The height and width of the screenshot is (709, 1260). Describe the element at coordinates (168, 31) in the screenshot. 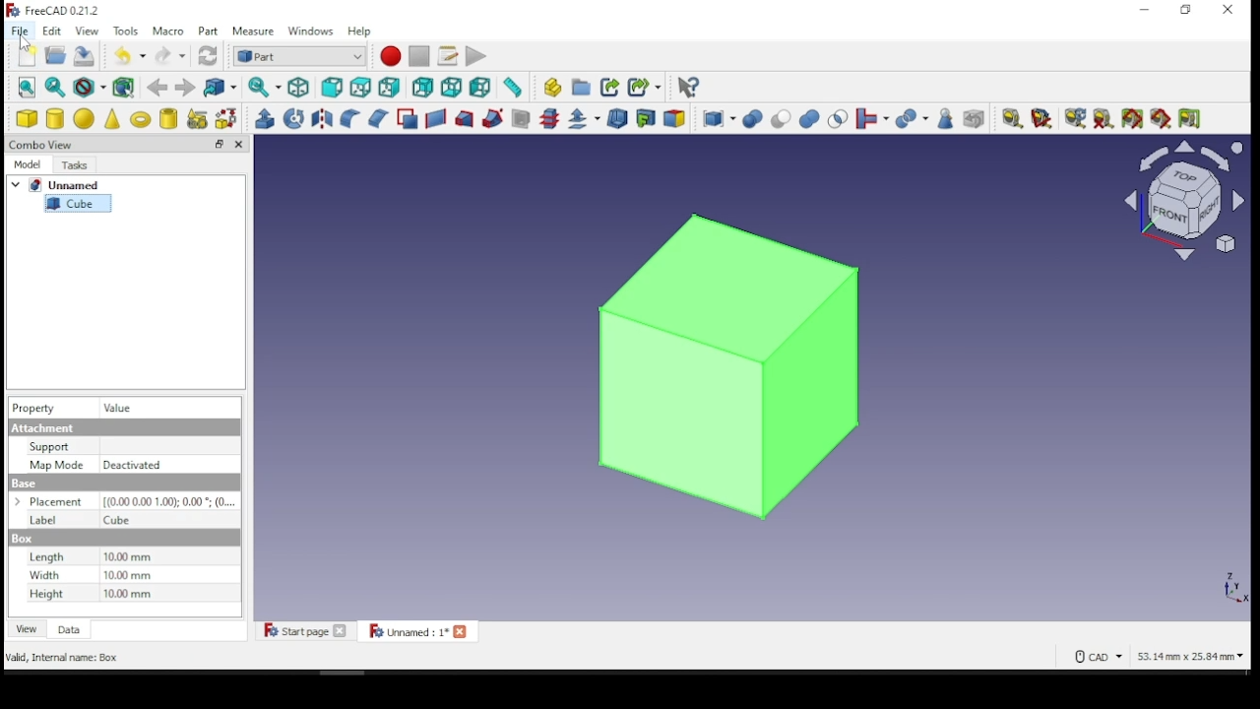

I see `macro` at that location.